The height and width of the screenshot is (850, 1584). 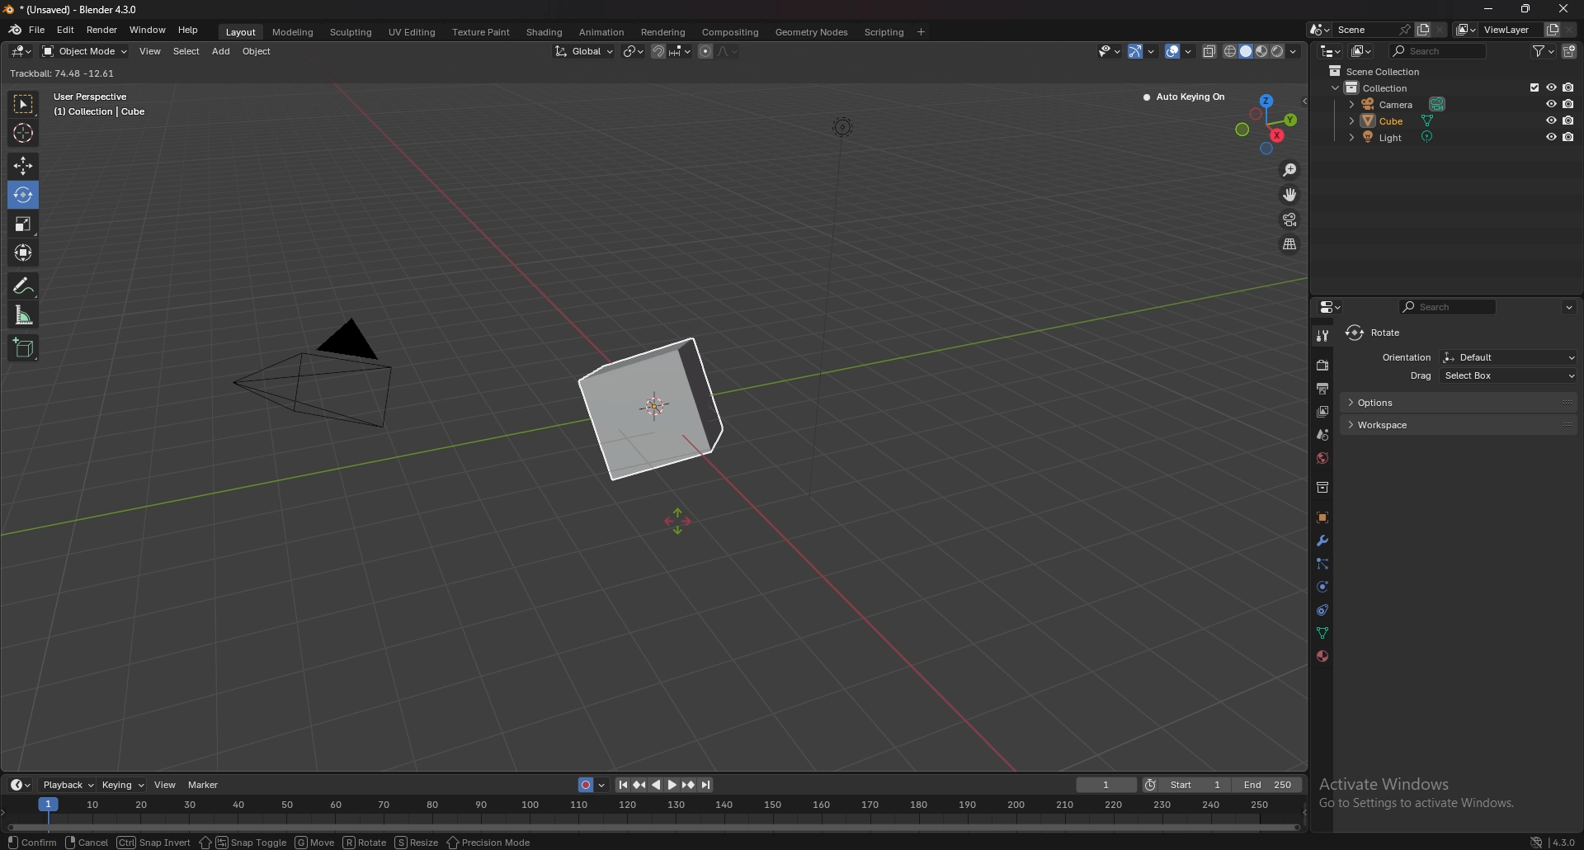 What do you see at coordinates (258, 52) in the screenshot?
I see `object` at bounding box center [258, 52].